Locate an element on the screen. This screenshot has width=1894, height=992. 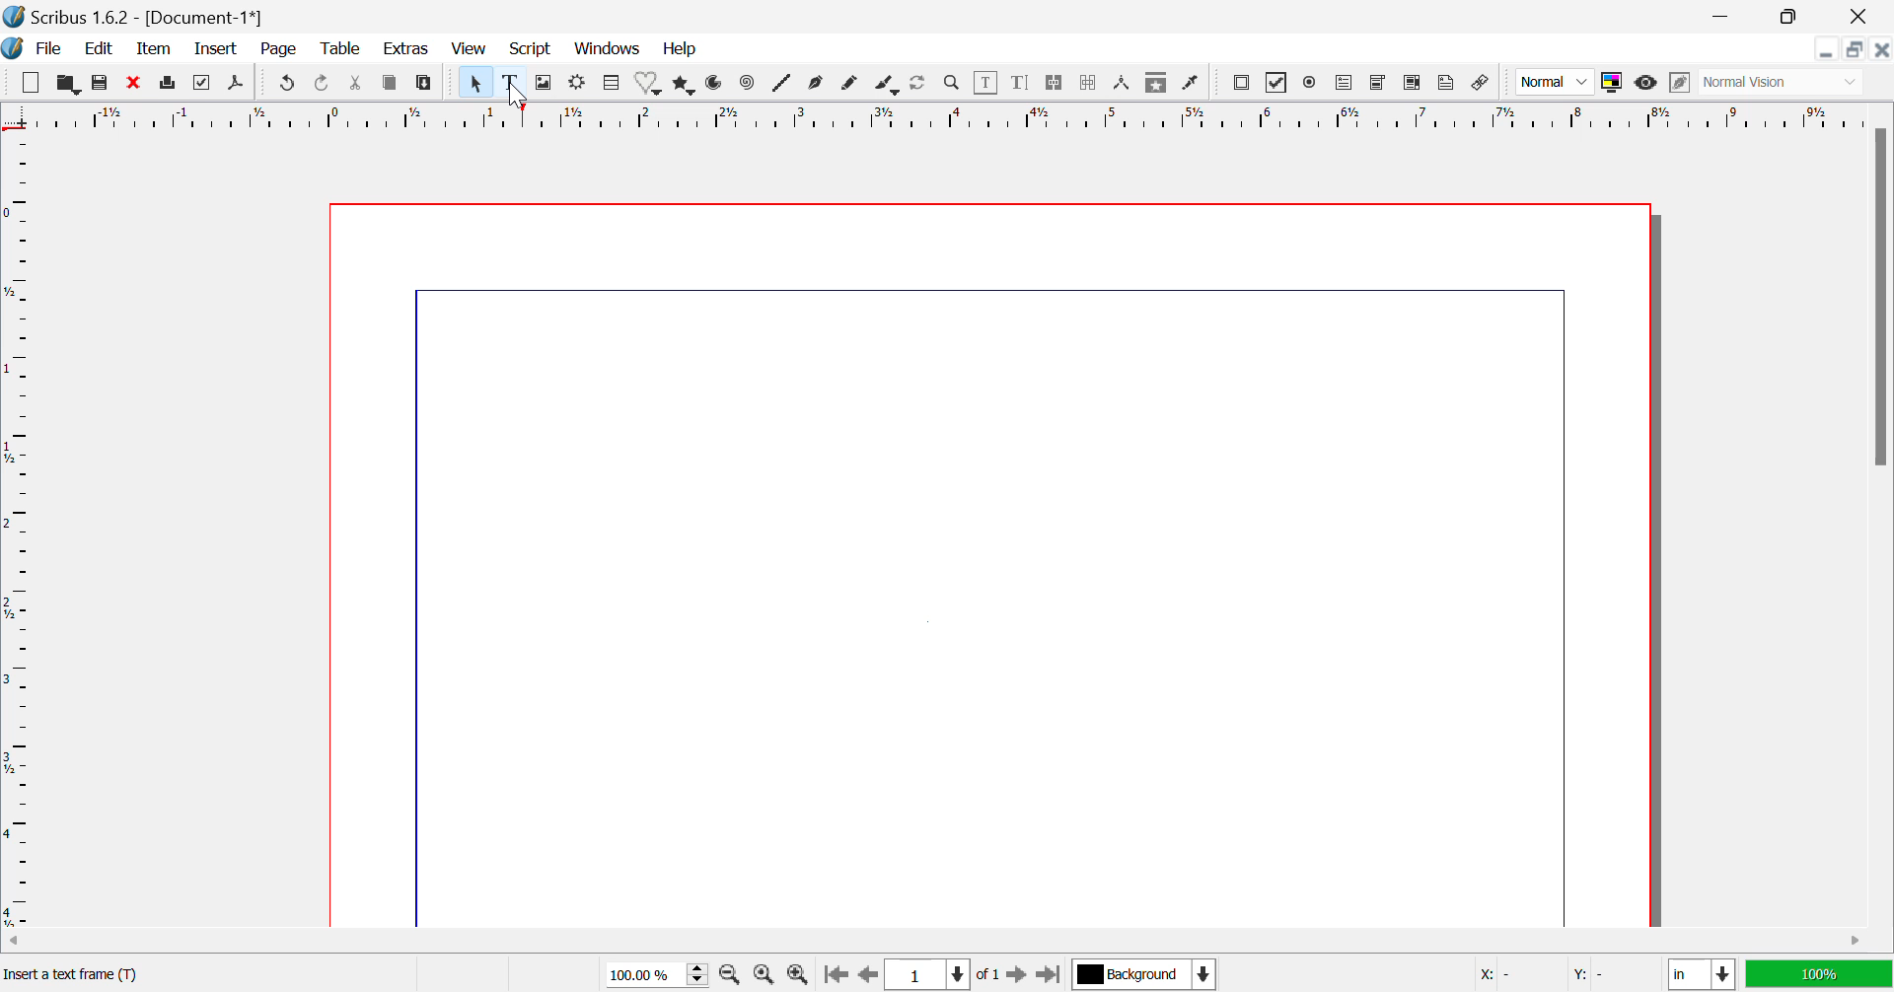
Background is located at coordinates (1142, 973).